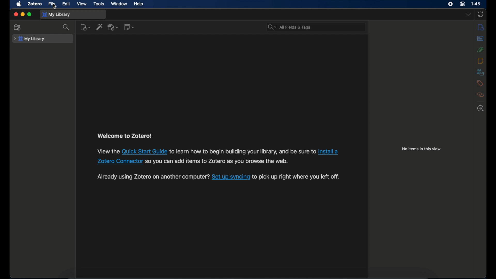 The image size is (496, 279). What do you see at coordinates (16, 14) in the screenshot?
I see `close` at bounding box center [16, 14].